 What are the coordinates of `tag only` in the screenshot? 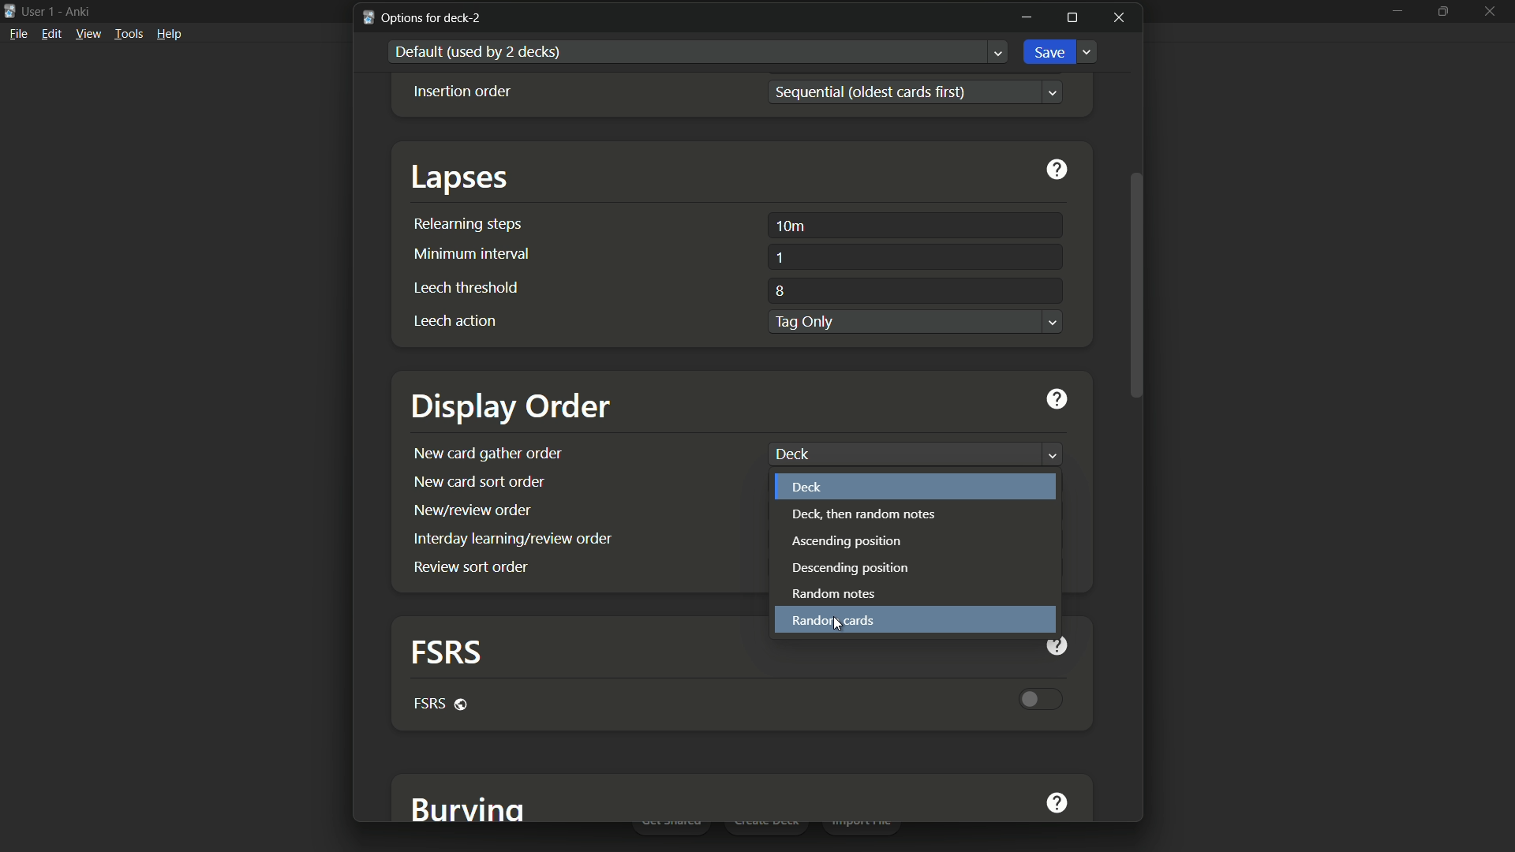 It's located at (804, 323).